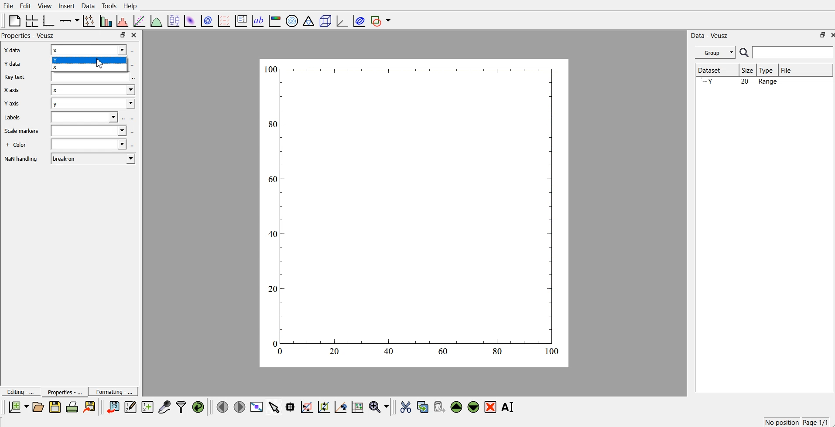 Image resolution: width=835 pixels, height=427 pixels. I want to click on breakon, so click(94, 159).